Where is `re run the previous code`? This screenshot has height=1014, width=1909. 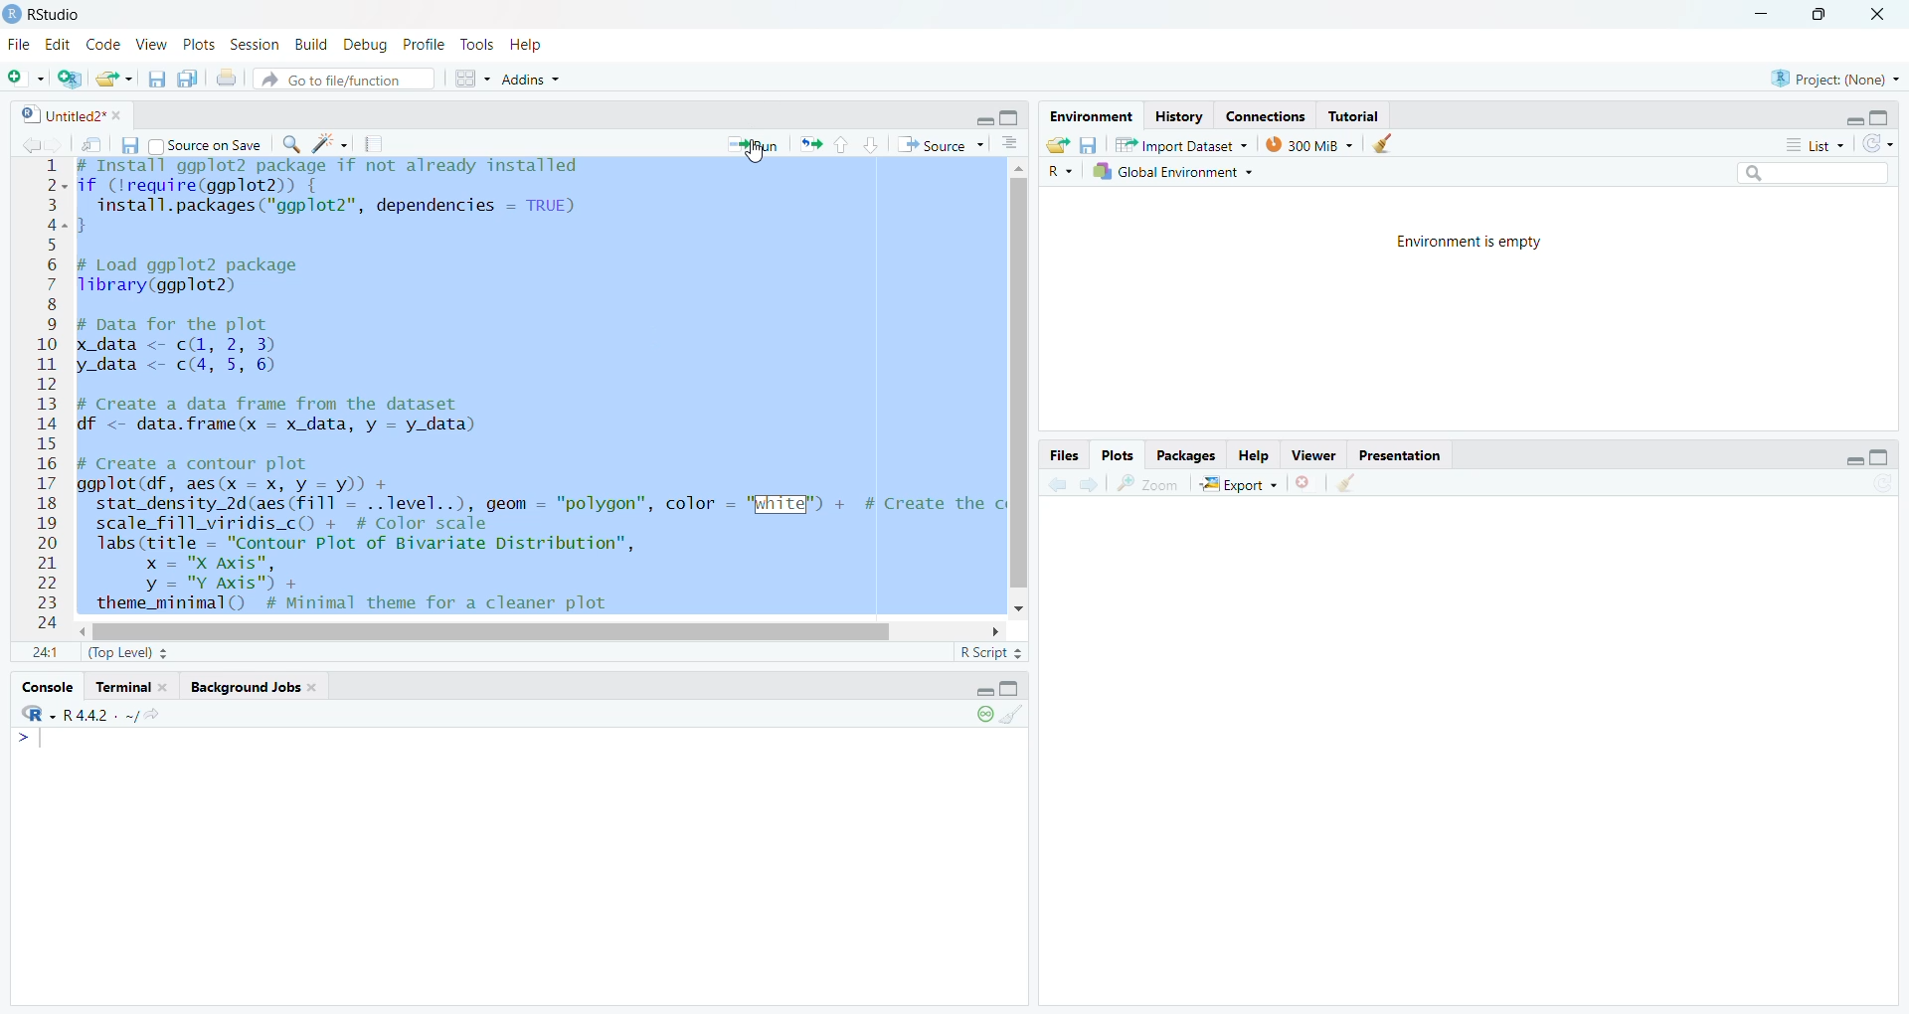
re run the previous code is located at coordinates (810, 143).